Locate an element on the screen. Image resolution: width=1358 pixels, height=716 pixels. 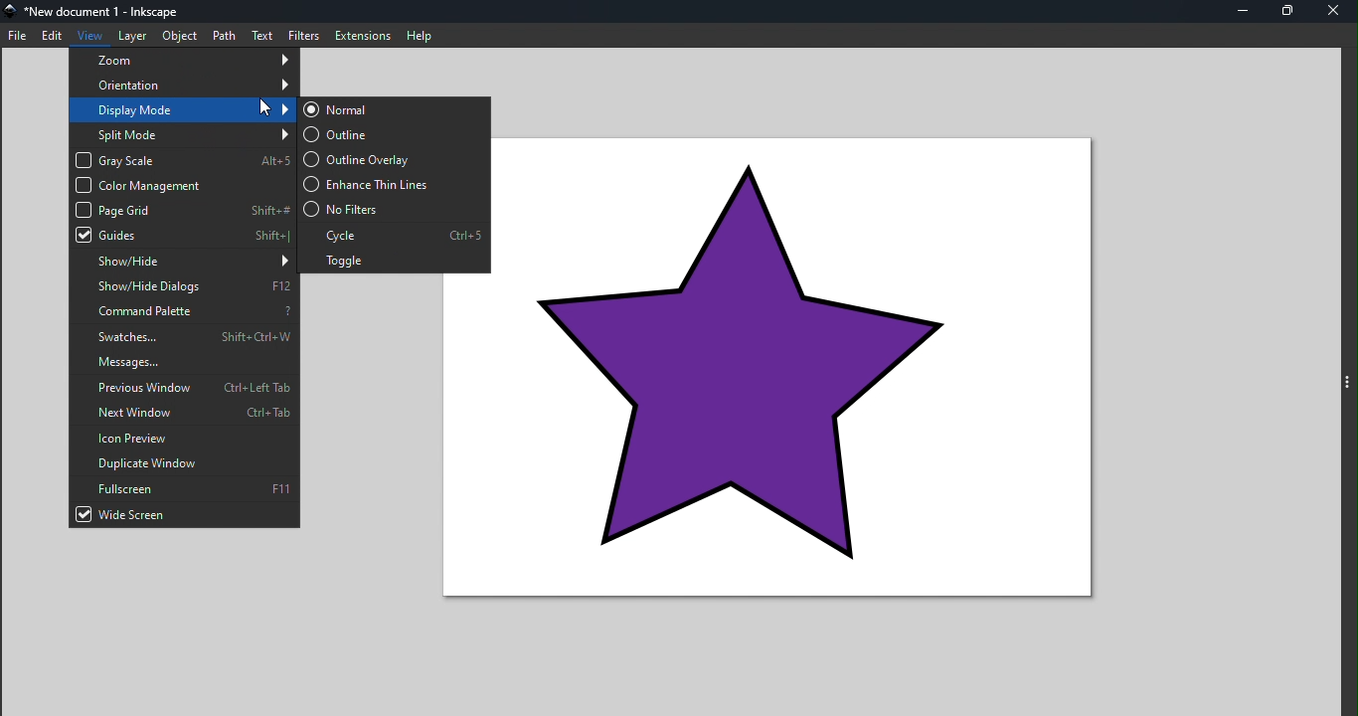
Filters is located at coordinates (299, 37).